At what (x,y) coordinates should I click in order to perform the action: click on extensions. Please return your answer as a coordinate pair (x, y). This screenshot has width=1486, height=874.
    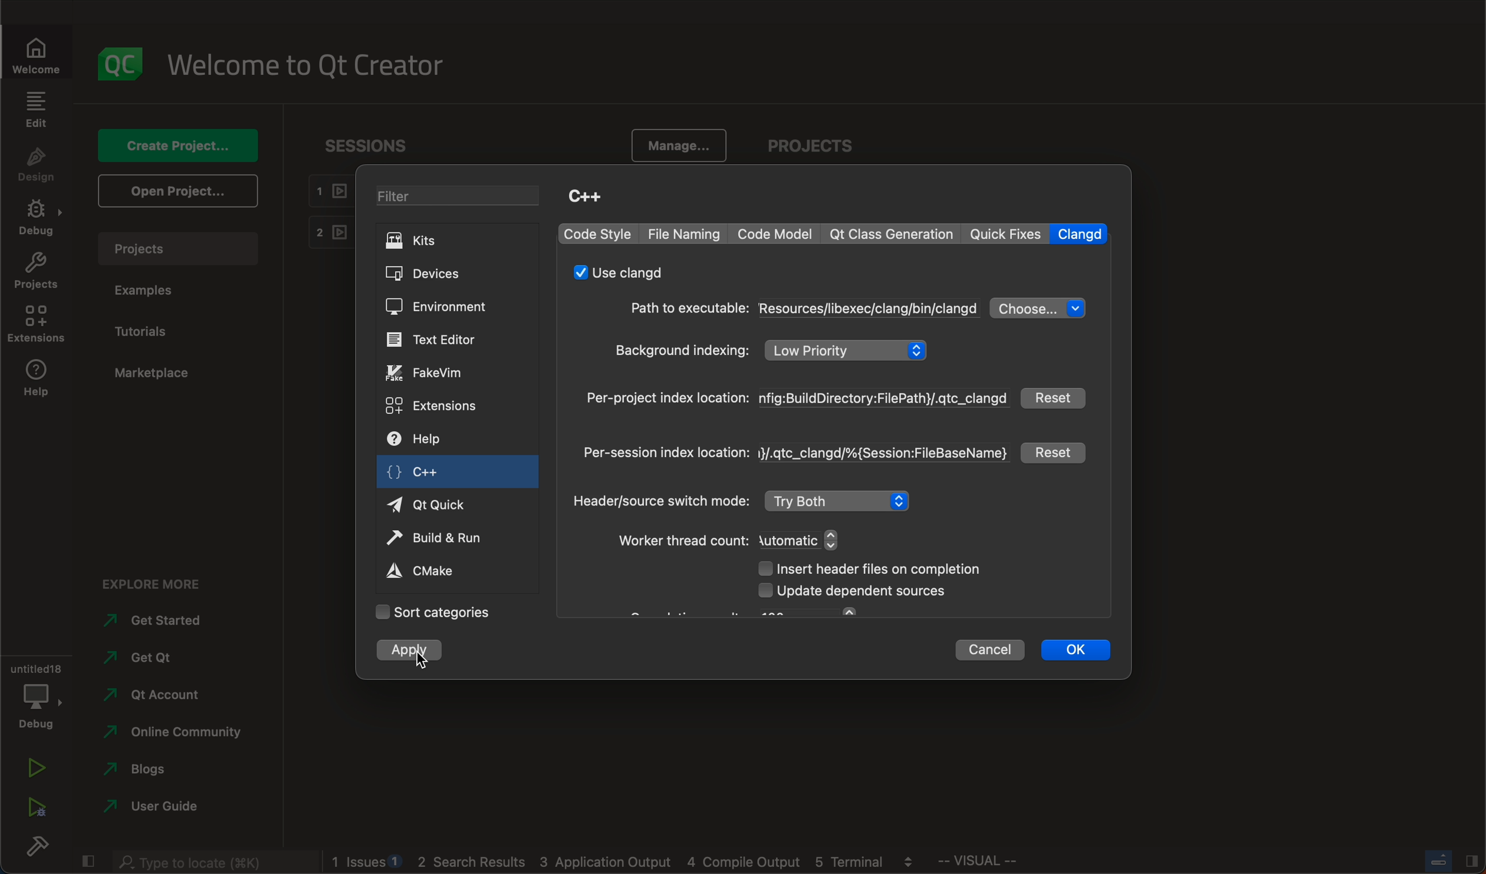
    Looking at the image, I should click on (37, 327).